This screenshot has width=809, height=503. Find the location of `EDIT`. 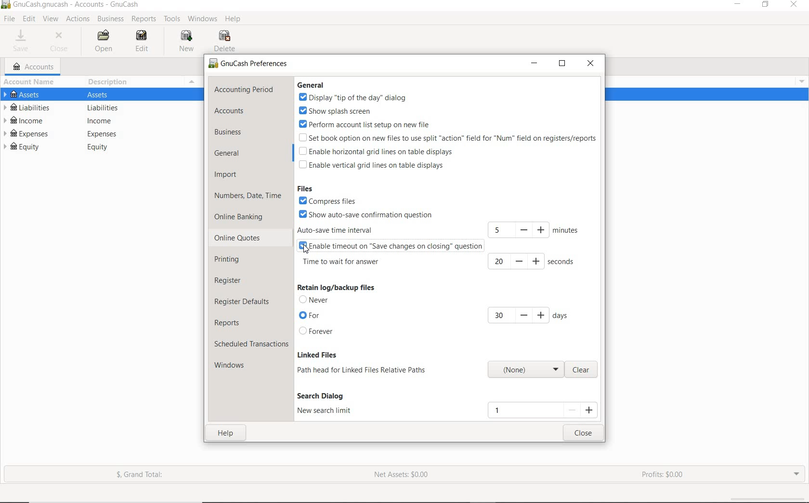

EDIT is located at coordinates (140, 40).